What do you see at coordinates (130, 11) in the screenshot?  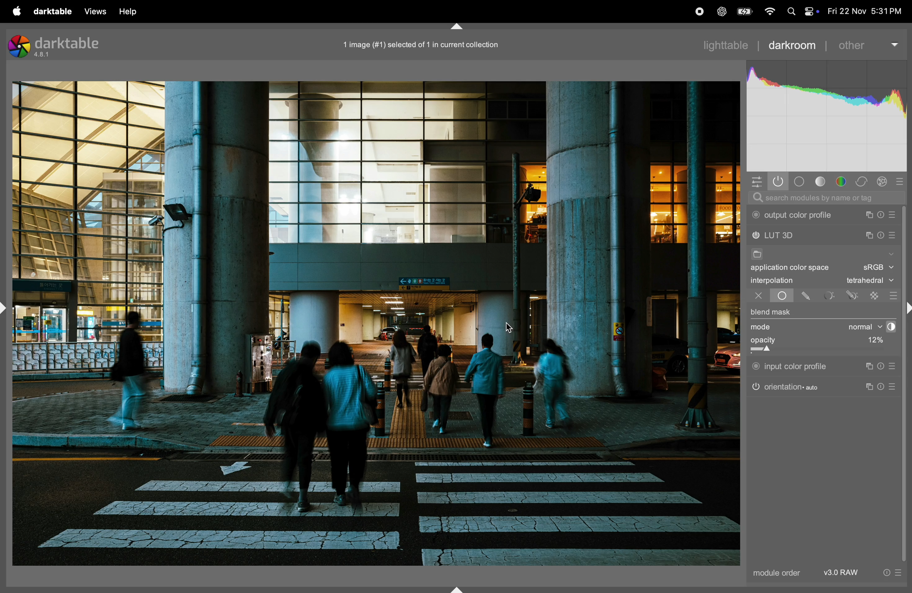 I see `help` at bounding box center [130, 11].